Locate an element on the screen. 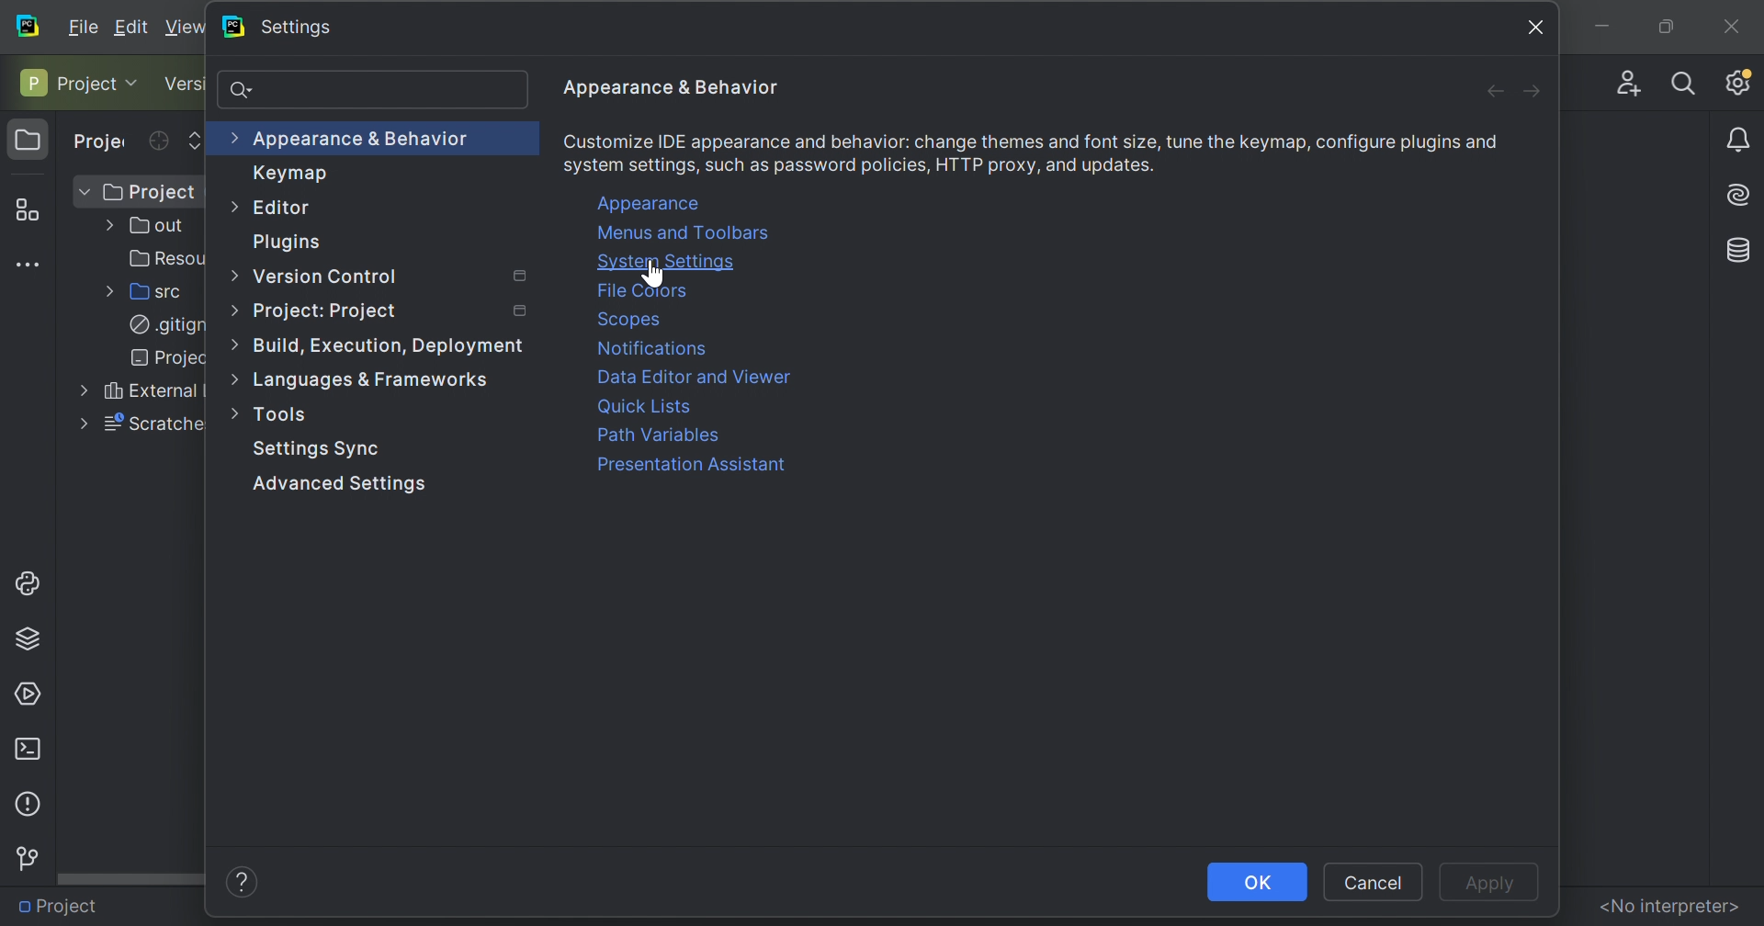 The image size is (1764, 926). Appearance is located at coordinates (651, 202).